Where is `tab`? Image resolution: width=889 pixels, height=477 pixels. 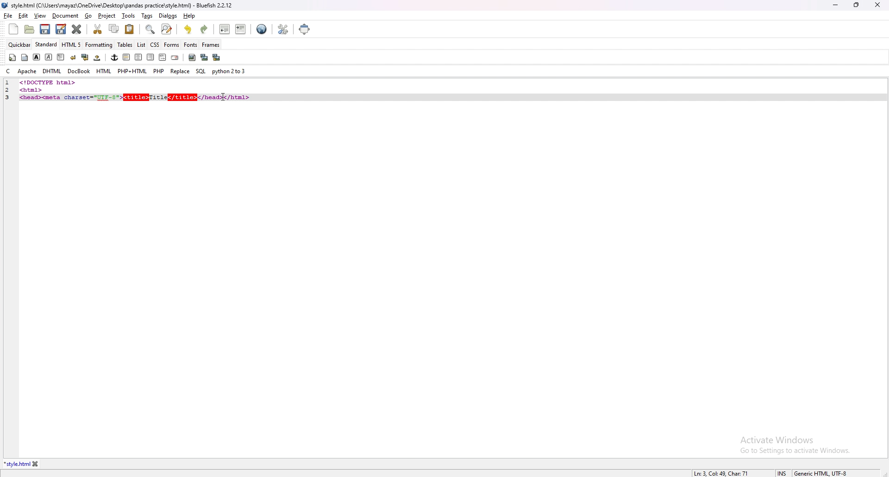
tab is located at coordinates (17, 464).